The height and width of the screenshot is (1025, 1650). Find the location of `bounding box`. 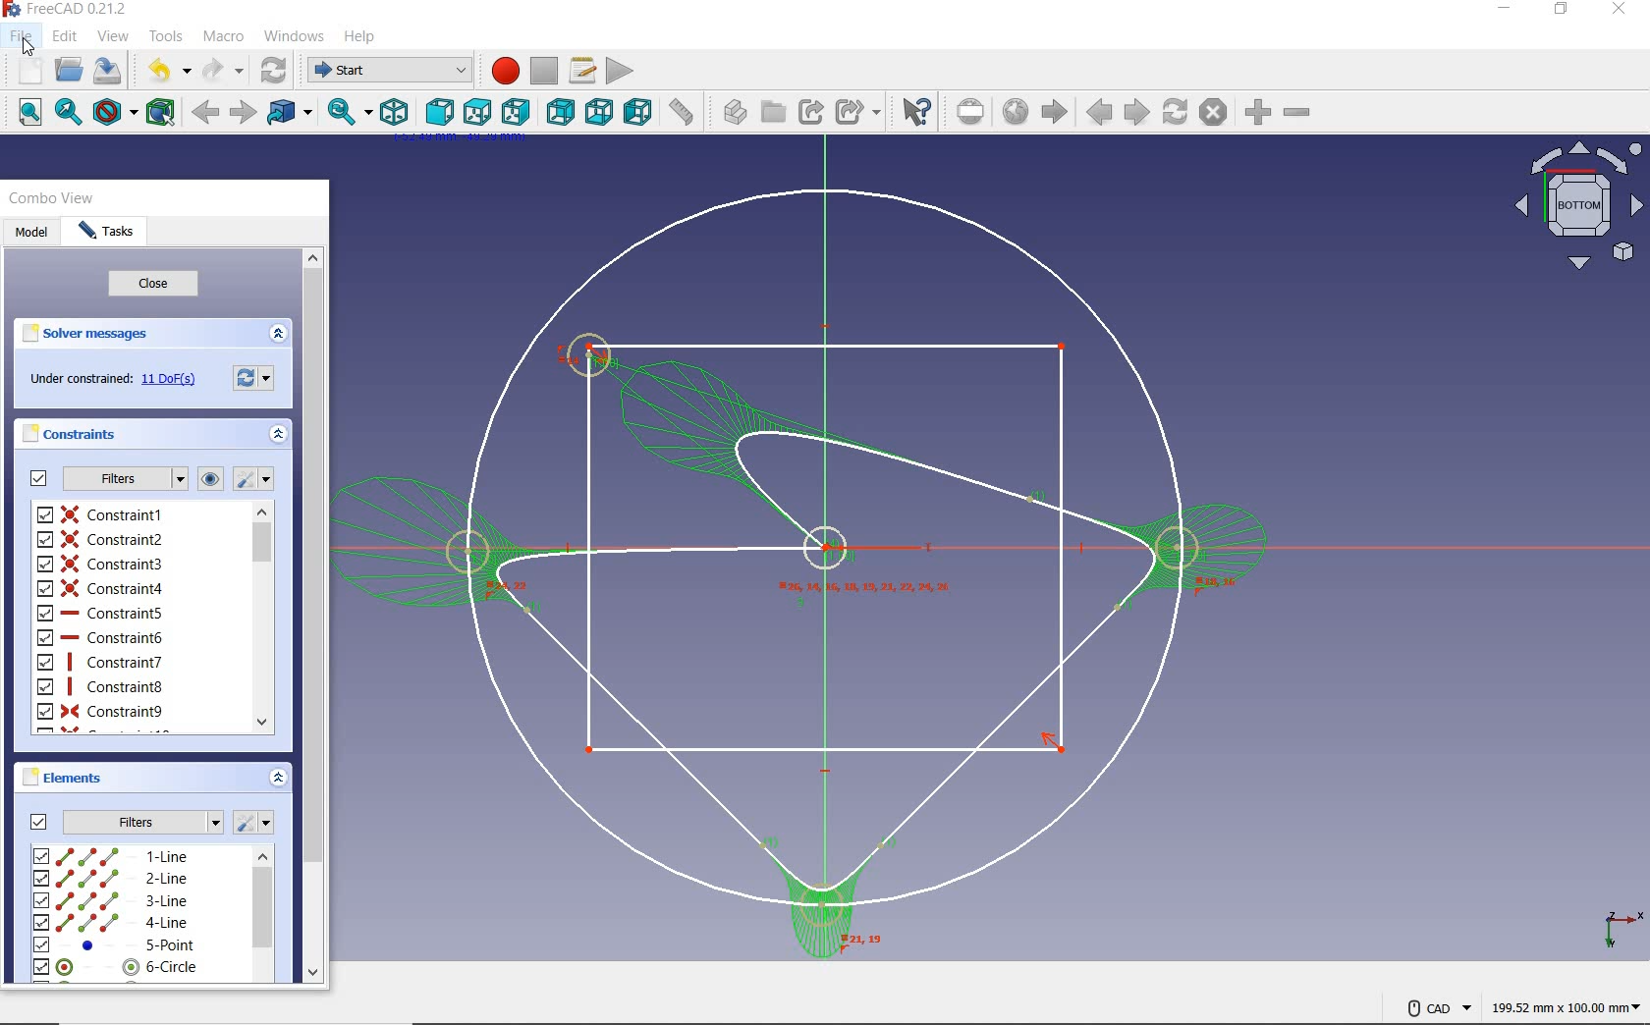

bounding box is located at coordinates (162, 114).